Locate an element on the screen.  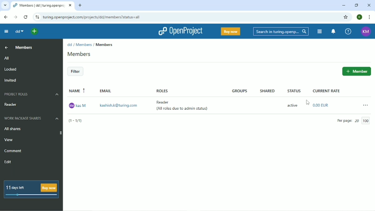
Current tab is located at coordinates (42, 5).